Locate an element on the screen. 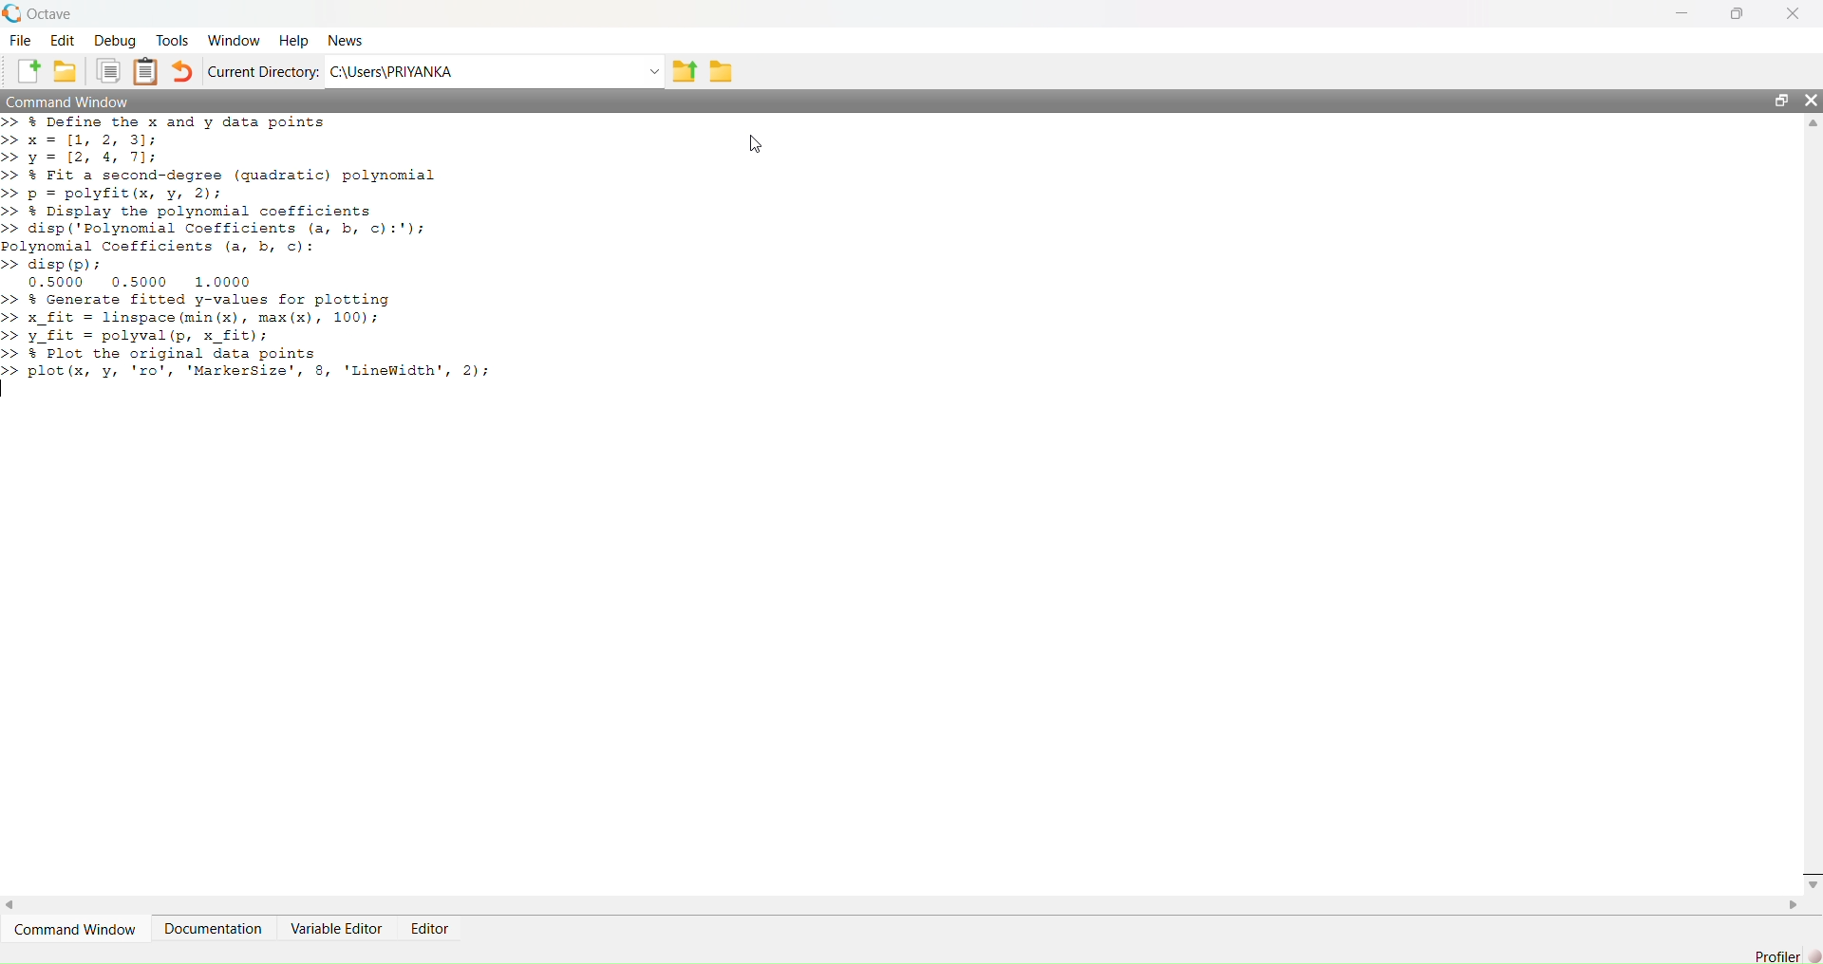 This screenshot has height=964, width=1823. >> % Define the x and y data points
>> x = [1, 2, 317
>> y = 12, 4, 71;
>> & Fit a second-degree (quadratic) polynomial
>> p = polyfit(x, y, 2);
>> % Display the polynomial coefficients
>> disp ('Polynomial Coefficients (a, b, ¢):');
Polynomial Coefficients (a, b, c):
>> disp (p) 7
0.5000 0.5000 1.0000
>> % Generate fitted y-values for plotting
>> x_fit = linspace (min (x), max (x), 100);
>> y_fit = polyval(p, x_fit);
>> & Plot the original data points
>> plot (x, y, 'ro', 'MarkerSize', 8, 'LineWidth', 2); is located at coordinates (267, 260).